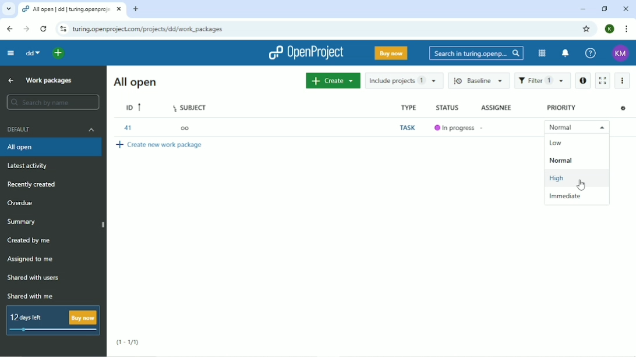 This screenshot has height=357, width=636. What do you see at coordinates (621, 53) in the screenshot?
I see `KM` at bounding box center [621, 53].